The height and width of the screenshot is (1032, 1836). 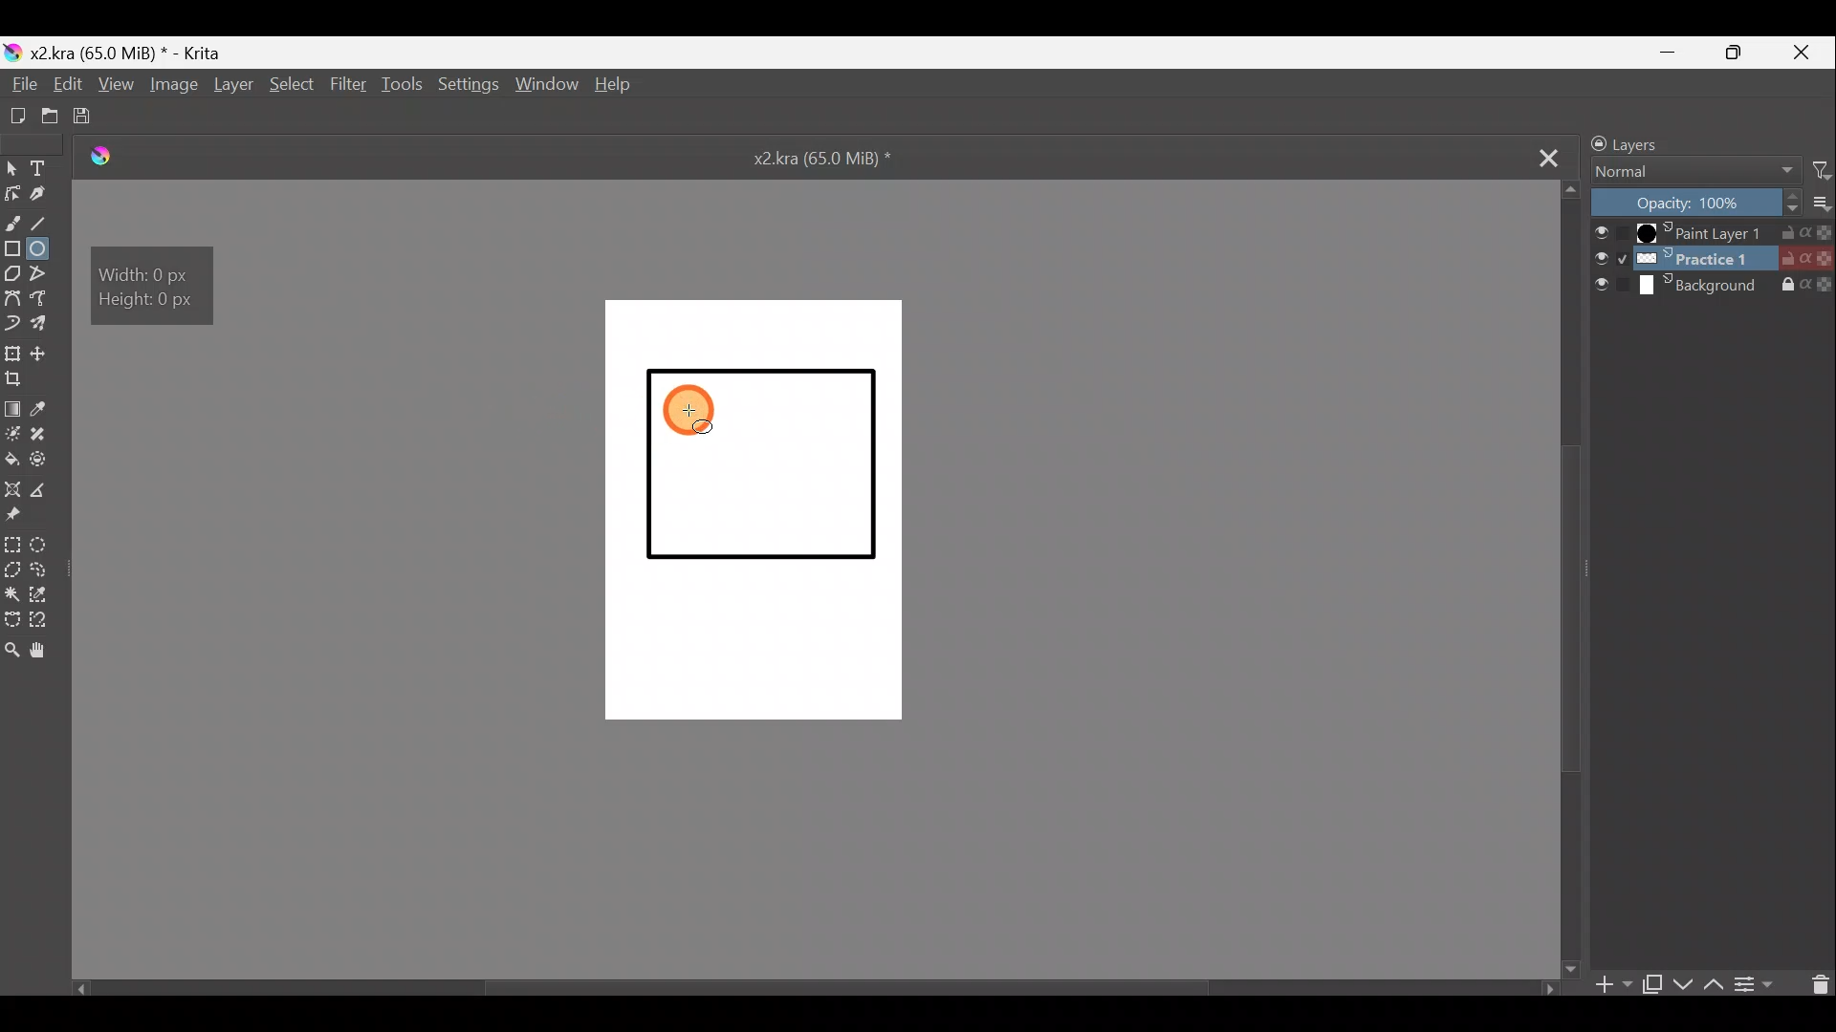 What do you see at coordinates (798, 984) in the screenshot?
I see `Scroll bar` at bounding box center [798, 984].